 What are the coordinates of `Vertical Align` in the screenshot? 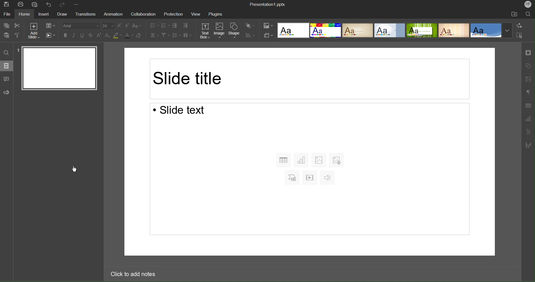 It's located at (165, 35).